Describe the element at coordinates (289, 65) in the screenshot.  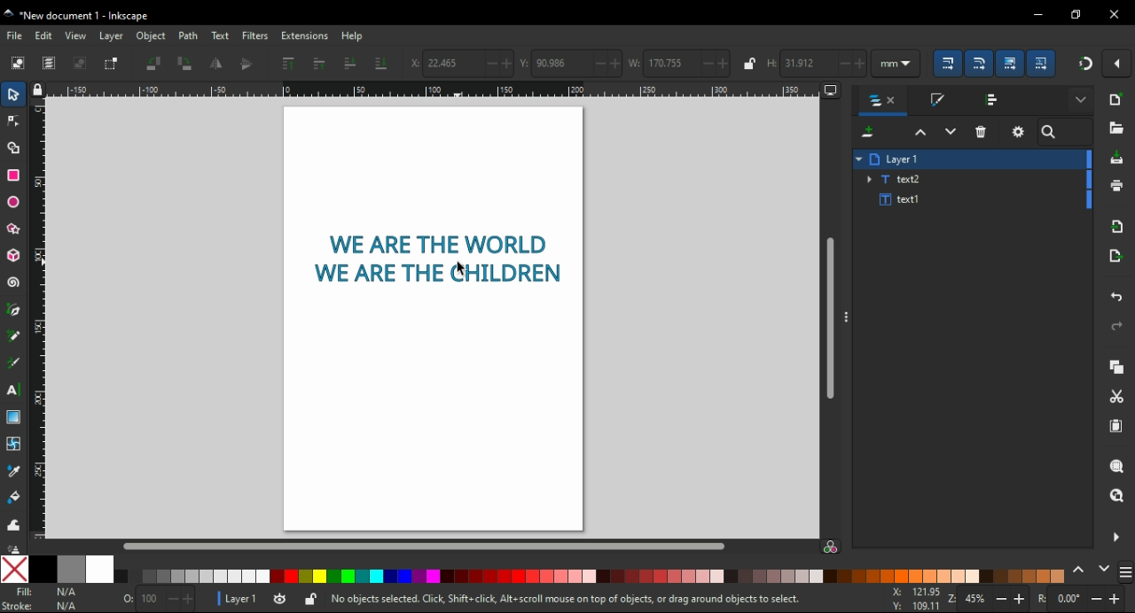
I see `raise to top` at that location.